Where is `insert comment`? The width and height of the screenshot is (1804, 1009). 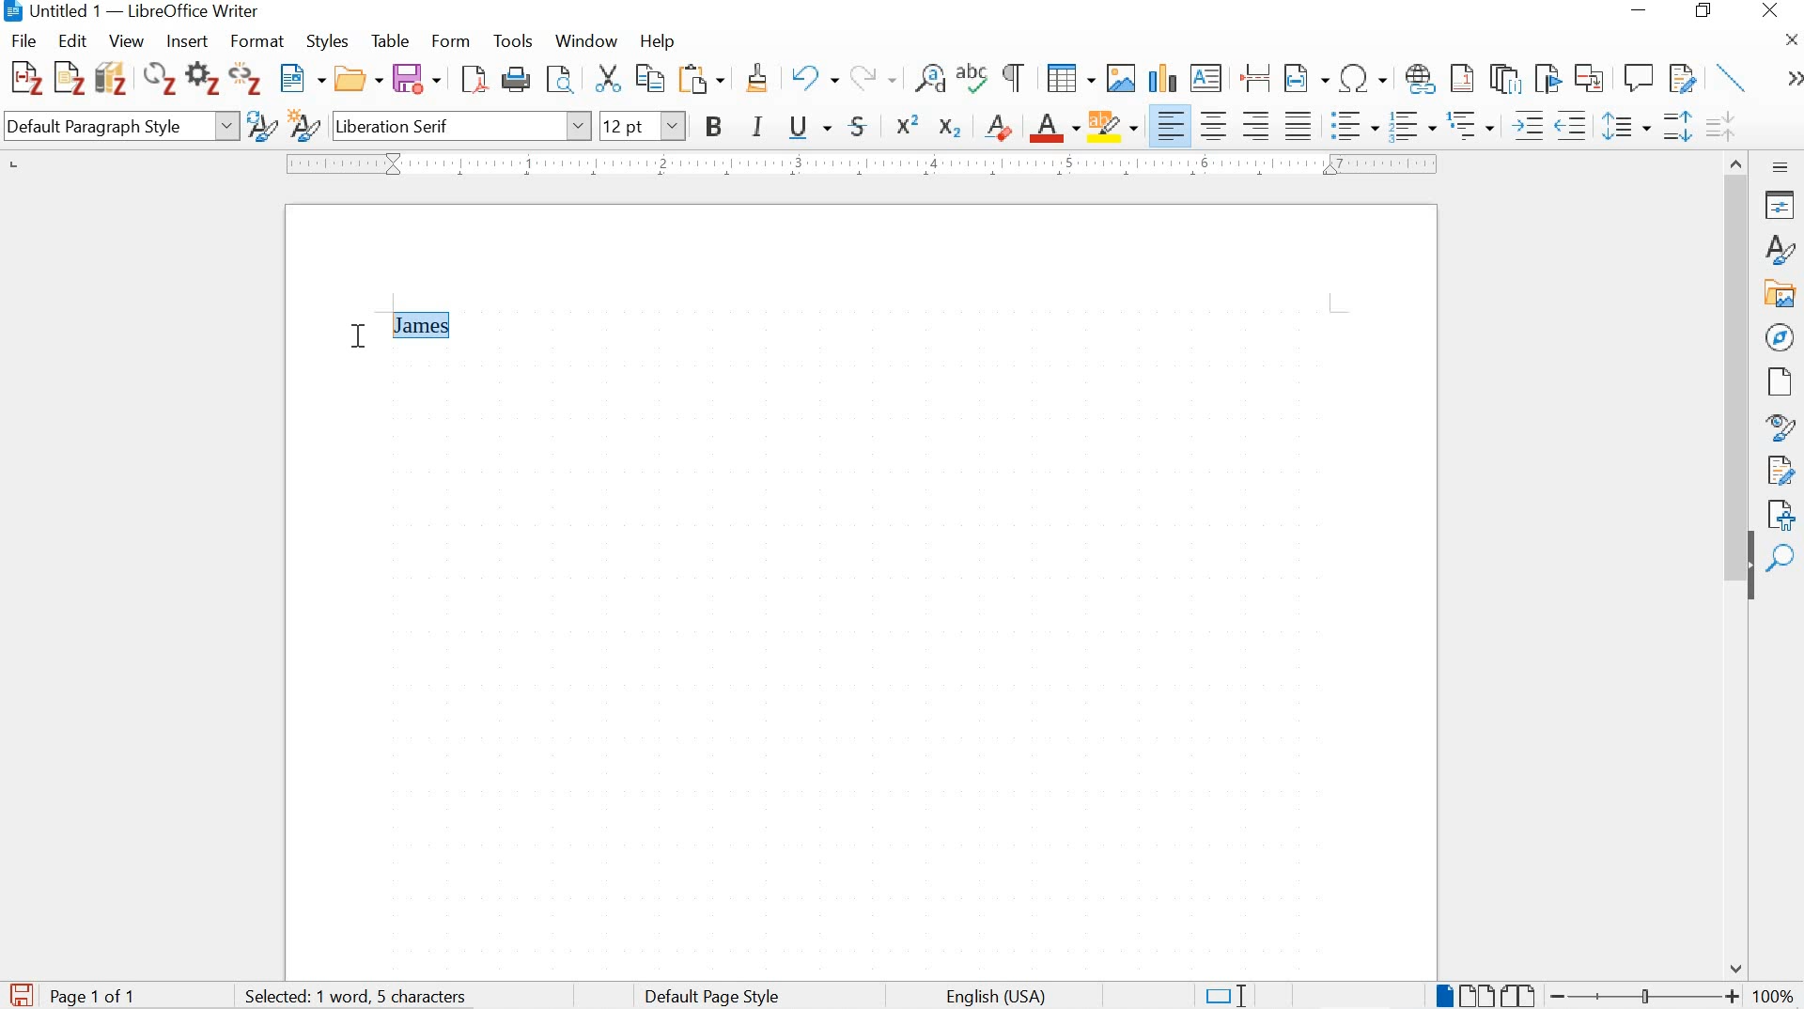
insert comment is located at coordinates (1639, 78).